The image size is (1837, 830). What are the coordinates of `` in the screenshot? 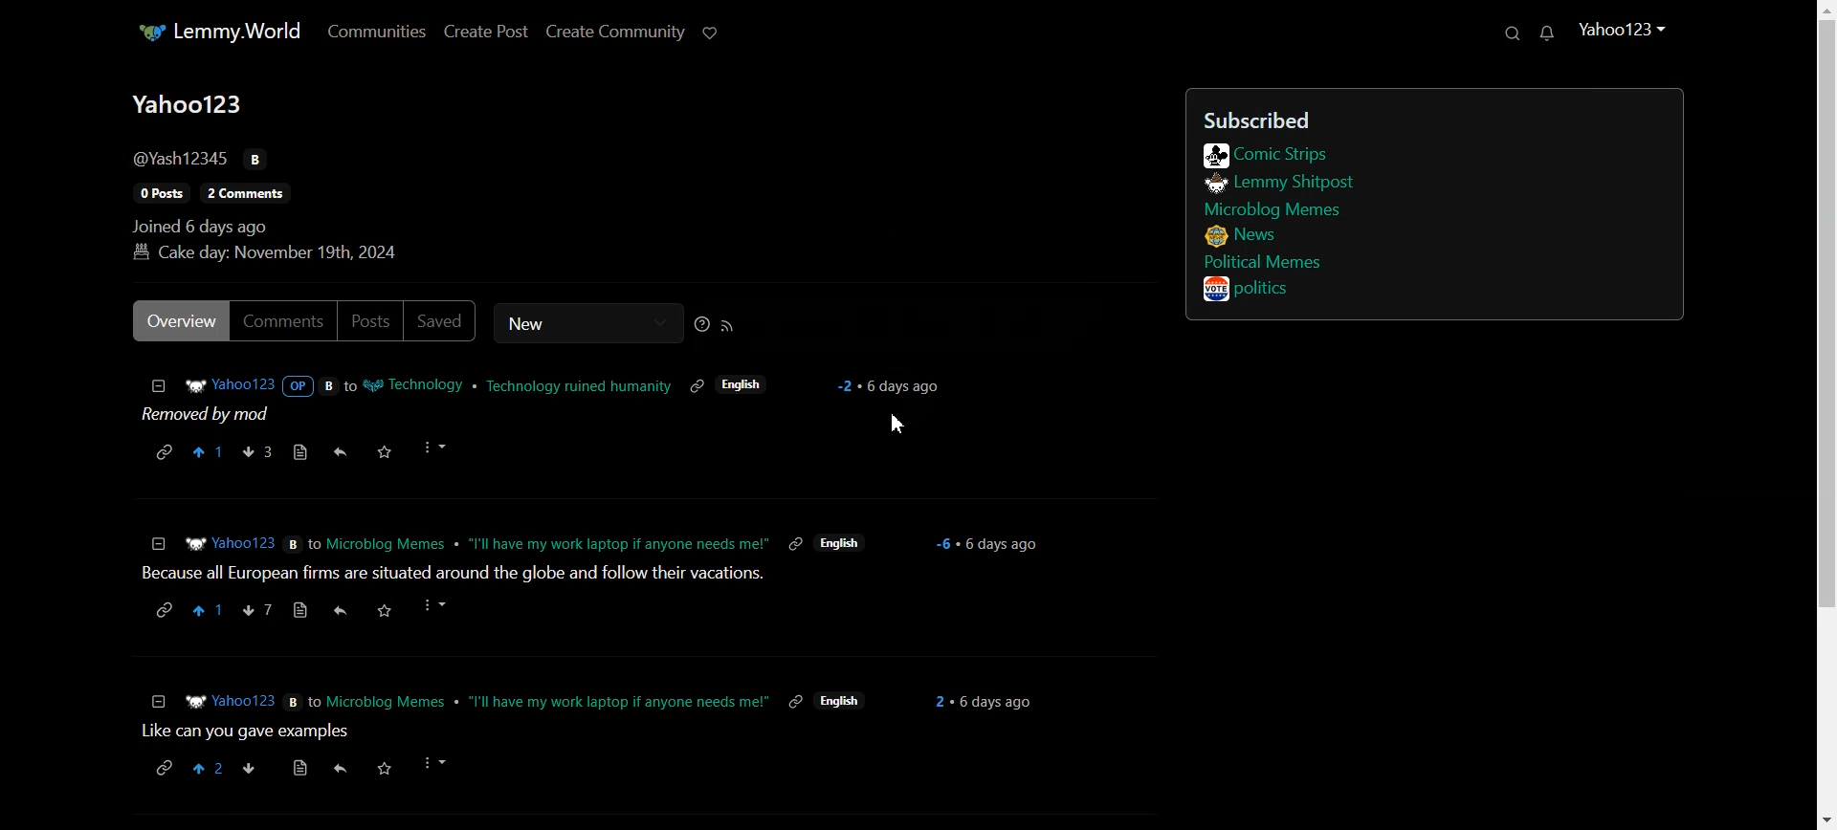 It's located at (303, 606).